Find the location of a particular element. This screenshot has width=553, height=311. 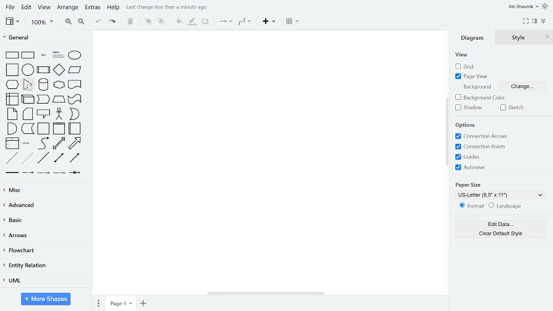

waypoints is located at coordinates (244, 22).